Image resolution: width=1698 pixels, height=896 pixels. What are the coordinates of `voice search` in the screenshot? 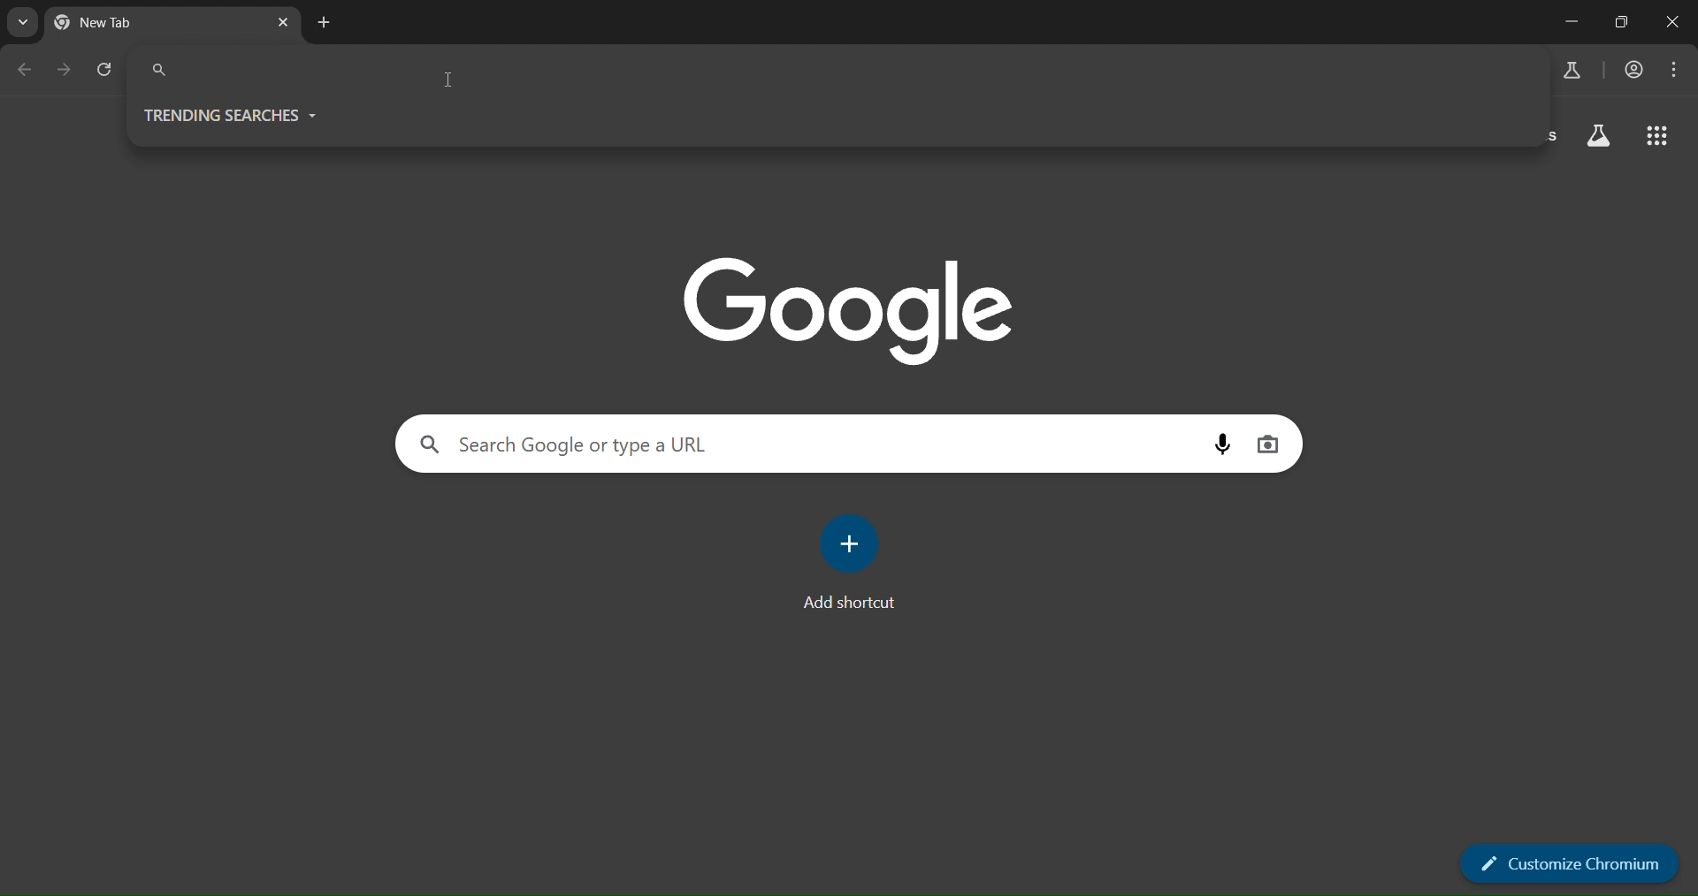 It's located at (1227, 444).